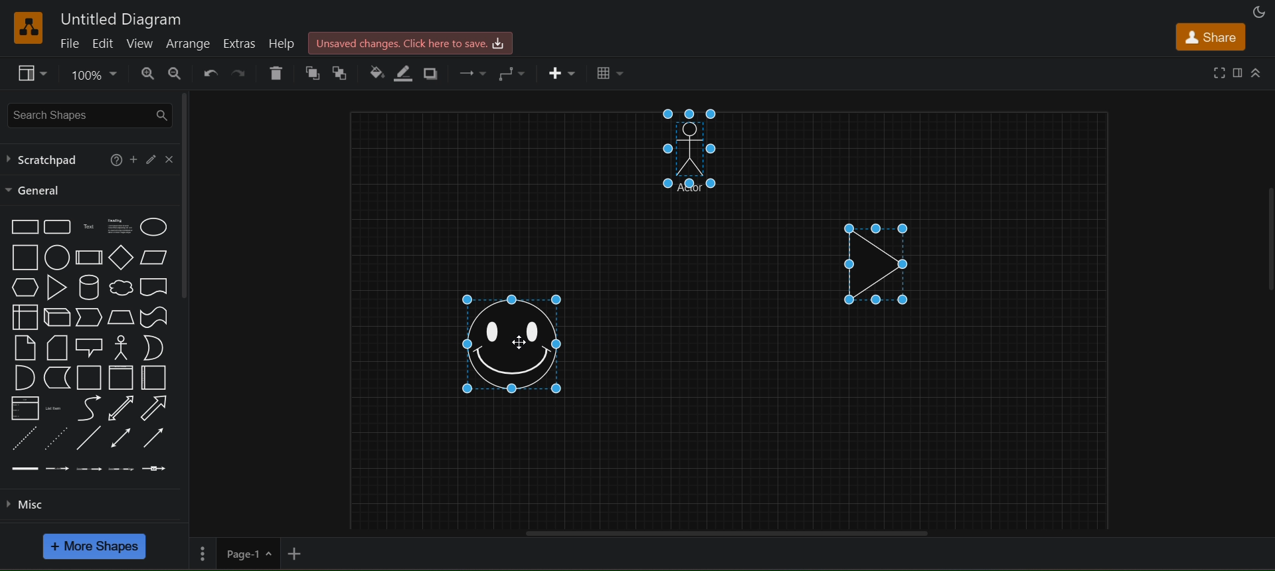 Image resolution: width=1275 pixels, height=571 pixels. I want to click on vertical container, so click(121, 378).